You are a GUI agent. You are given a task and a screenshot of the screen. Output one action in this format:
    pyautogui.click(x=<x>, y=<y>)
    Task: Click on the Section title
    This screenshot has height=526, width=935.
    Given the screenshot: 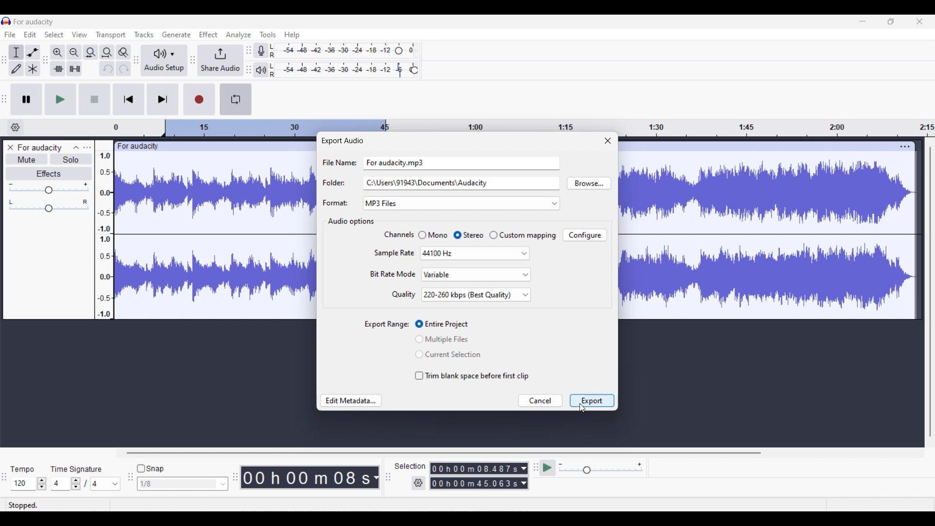 What is the action you would take?
    pyautogui.click(x=350, y=222)
    